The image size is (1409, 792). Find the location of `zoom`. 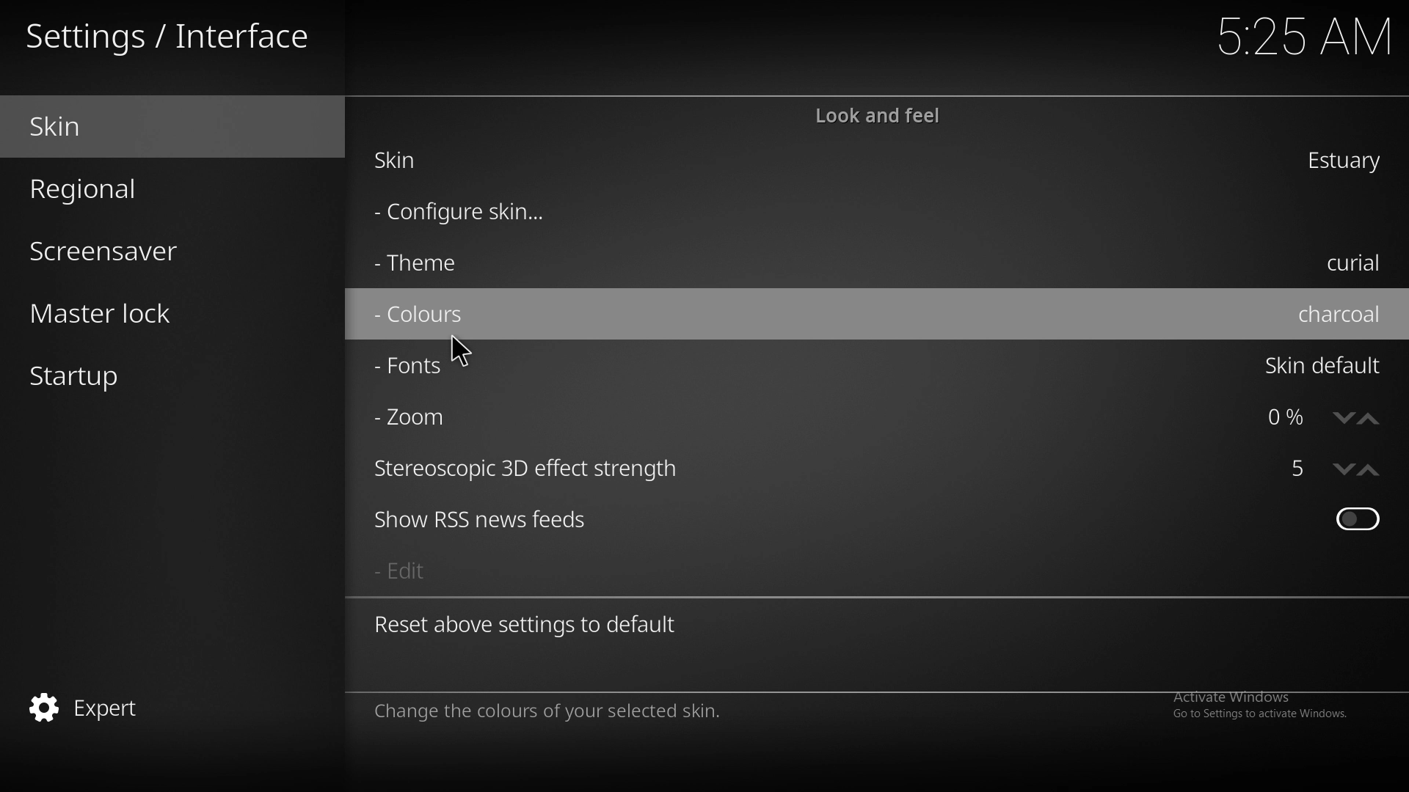

zoom is located at coordinates (459, 418).